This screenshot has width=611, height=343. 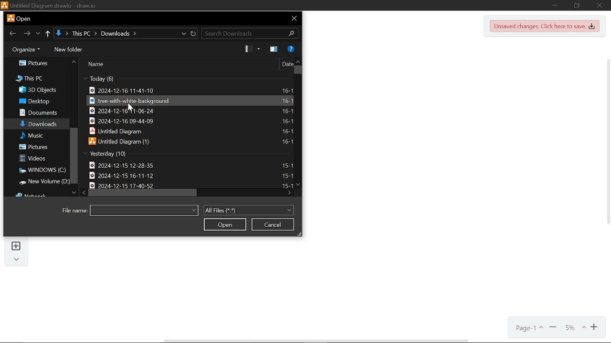 I want to click on cancel, so click(x=273, y=225).